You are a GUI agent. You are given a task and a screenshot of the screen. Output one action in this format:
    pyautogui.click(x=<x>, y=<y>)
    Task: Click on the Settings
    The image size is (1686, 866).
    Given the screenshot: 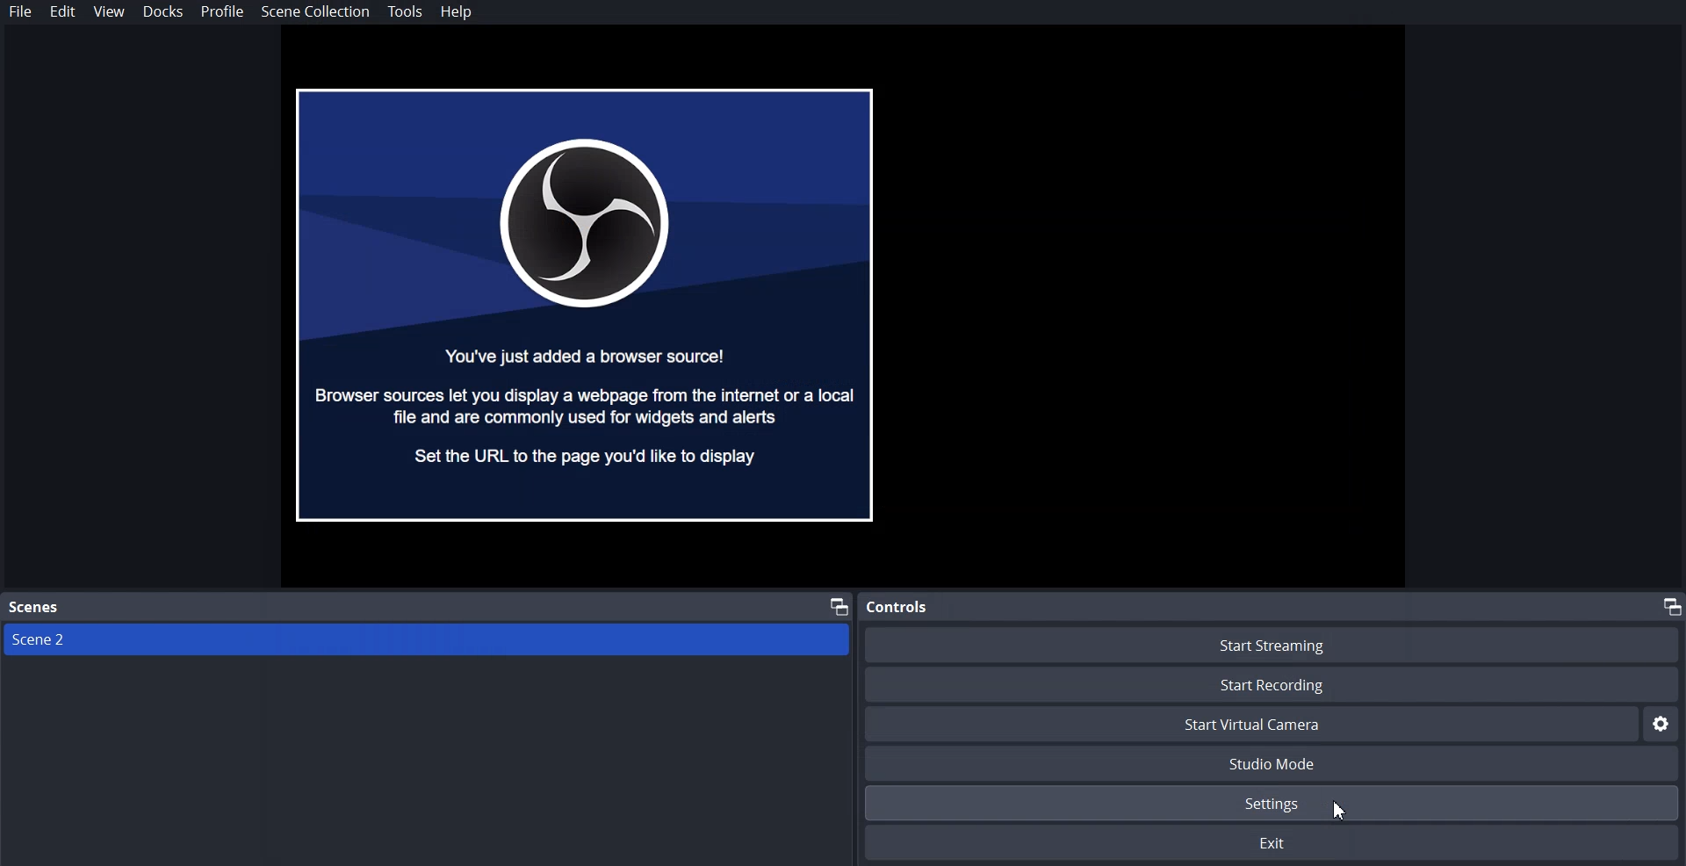 What is the action you would take?
    pyautogui.click(x=1664, y=724)
    